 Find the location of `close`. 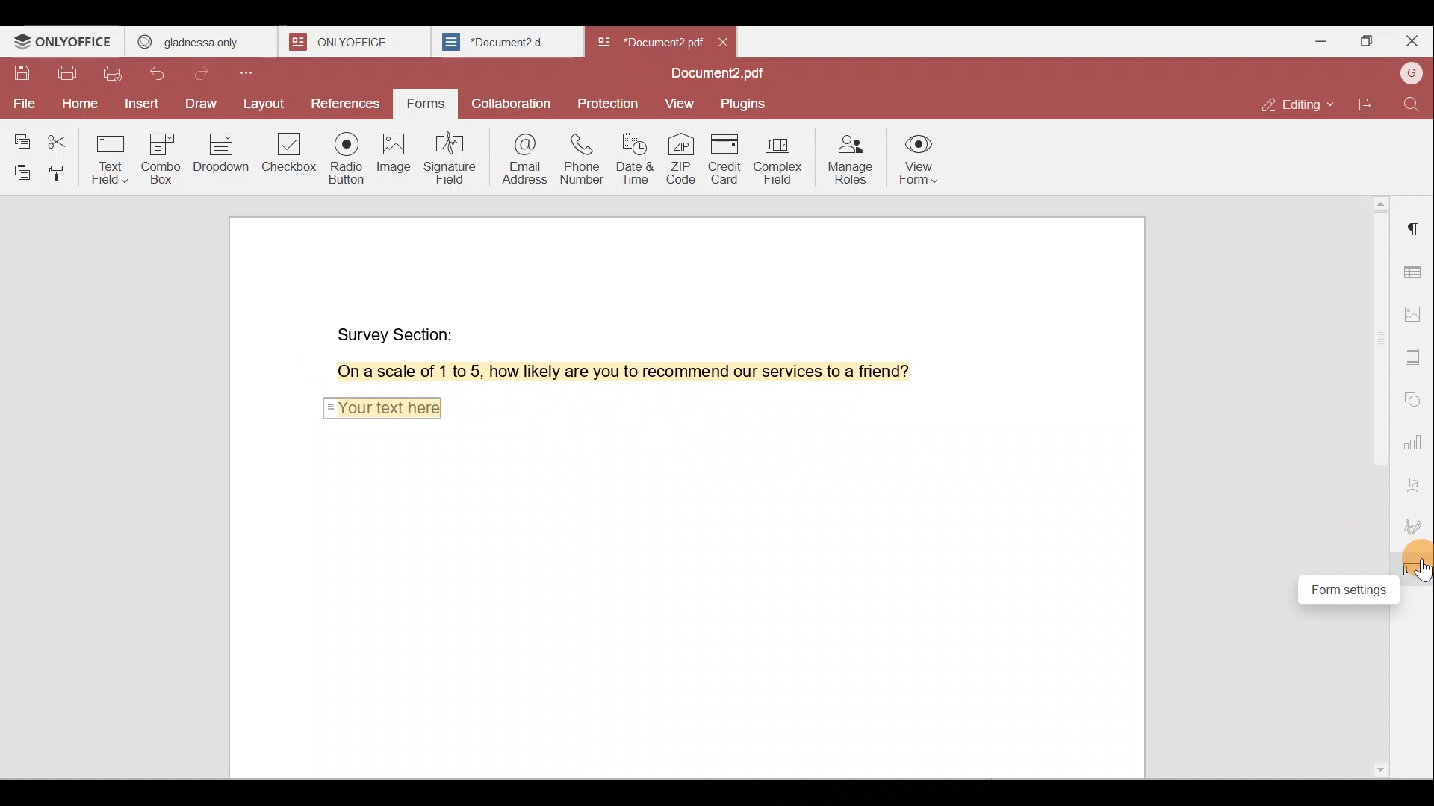

close is located at coordinates (723, 42).